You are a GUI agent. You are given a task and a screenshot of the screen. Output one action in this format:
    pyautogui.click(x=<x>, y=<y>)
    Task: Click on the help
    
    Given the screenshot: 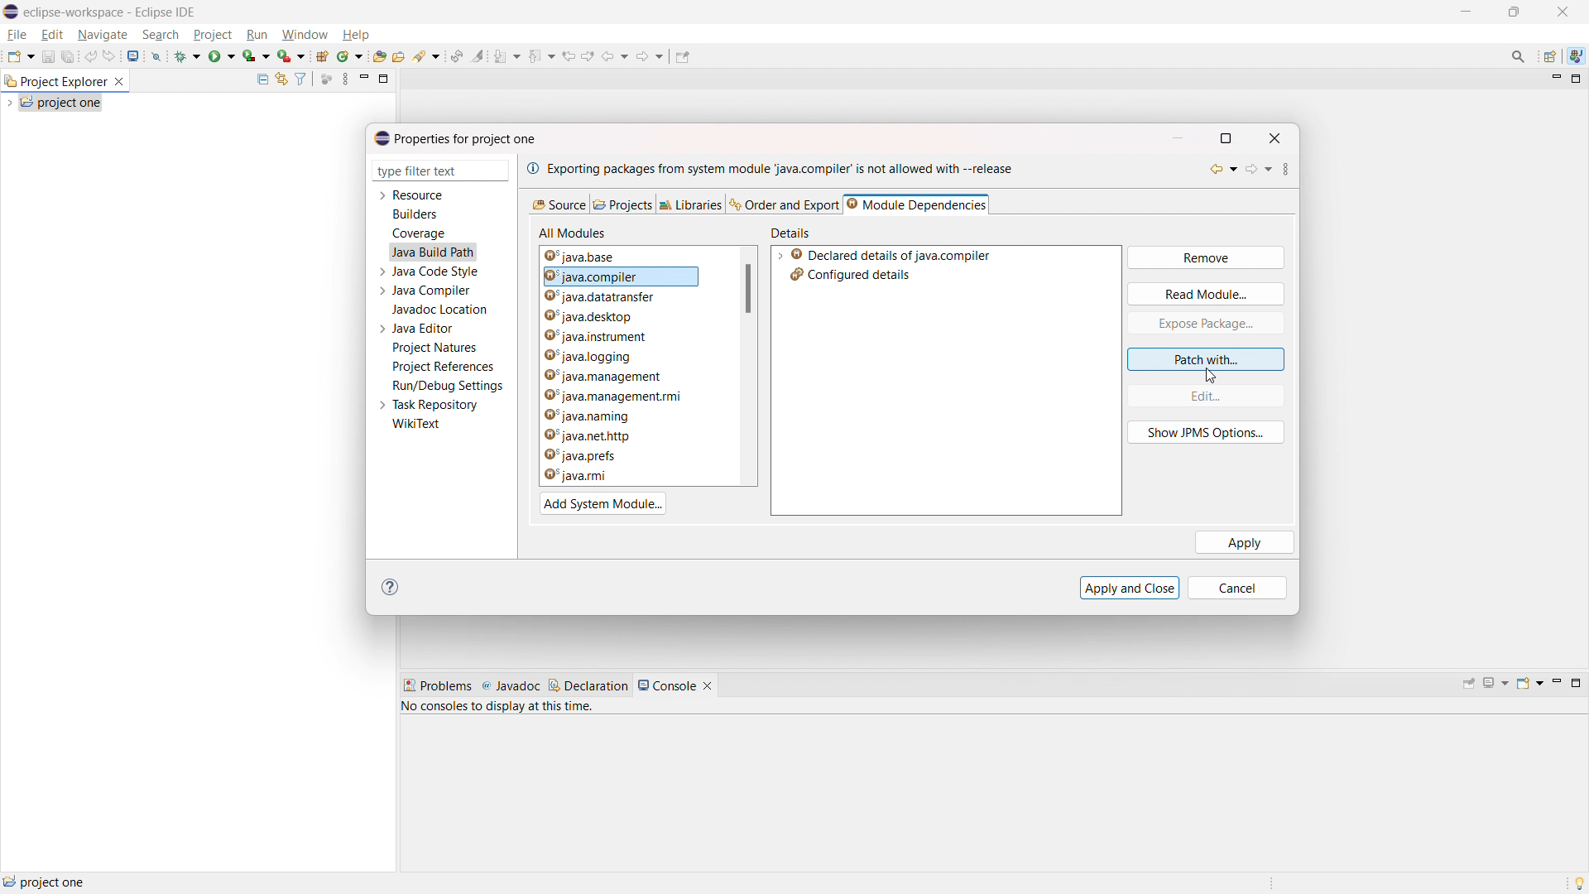 What is the action you would take?
    pyautogui.click(x=355, y=35)
    